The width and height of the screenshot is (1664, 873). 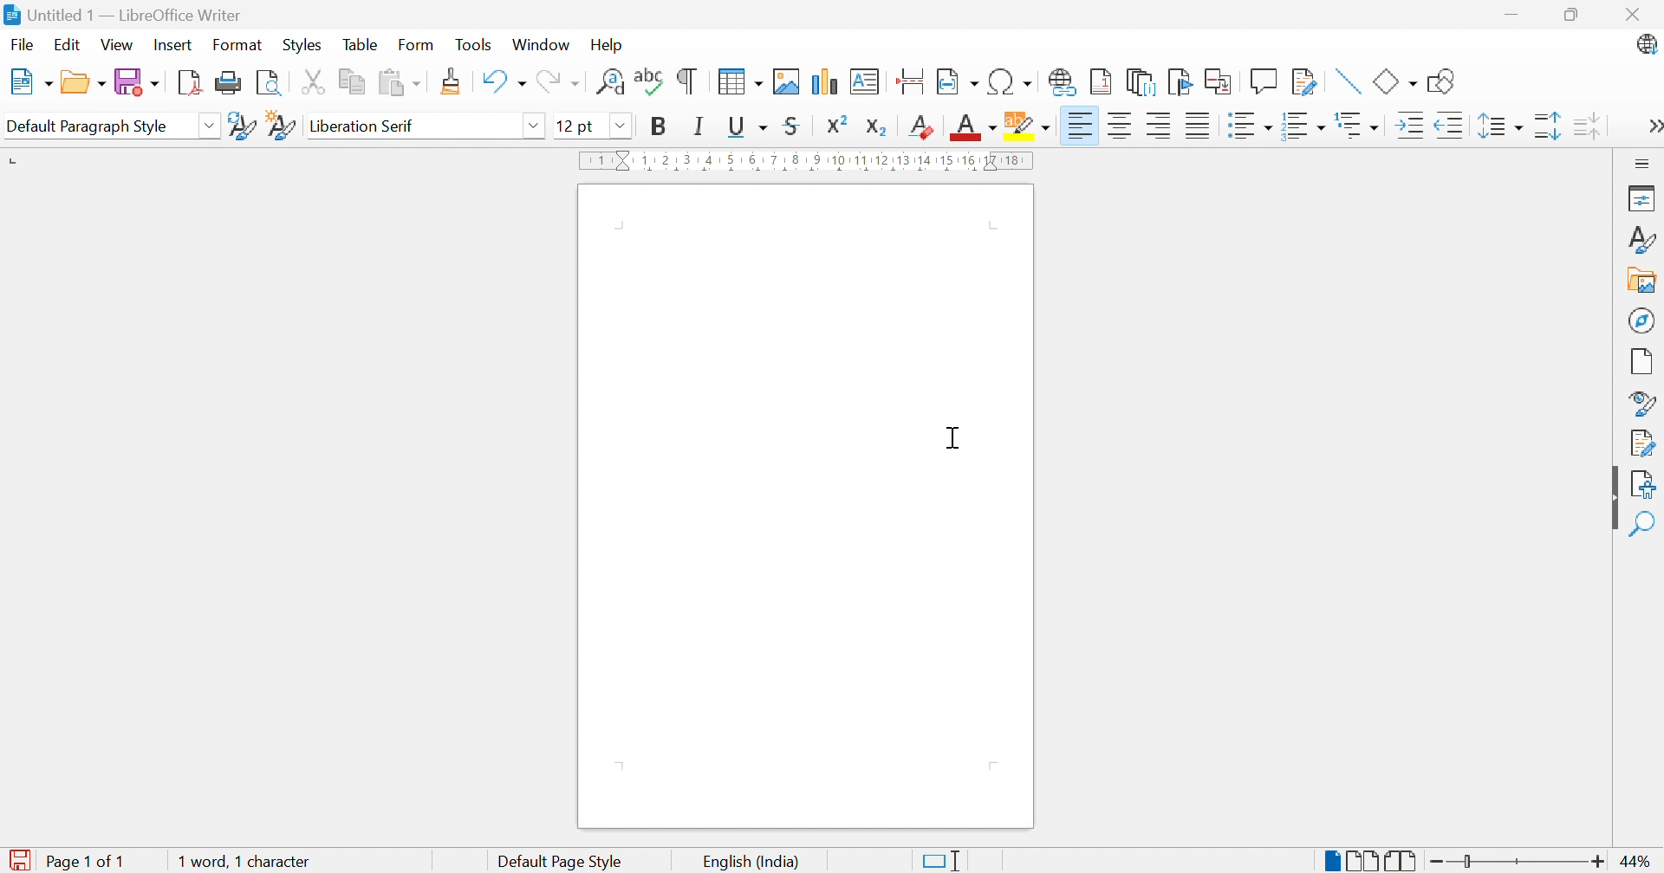 What do you see at coordinates (1360, 126) in the screenshot?
I see `Select outline format` at bounding box center [1360, 126].